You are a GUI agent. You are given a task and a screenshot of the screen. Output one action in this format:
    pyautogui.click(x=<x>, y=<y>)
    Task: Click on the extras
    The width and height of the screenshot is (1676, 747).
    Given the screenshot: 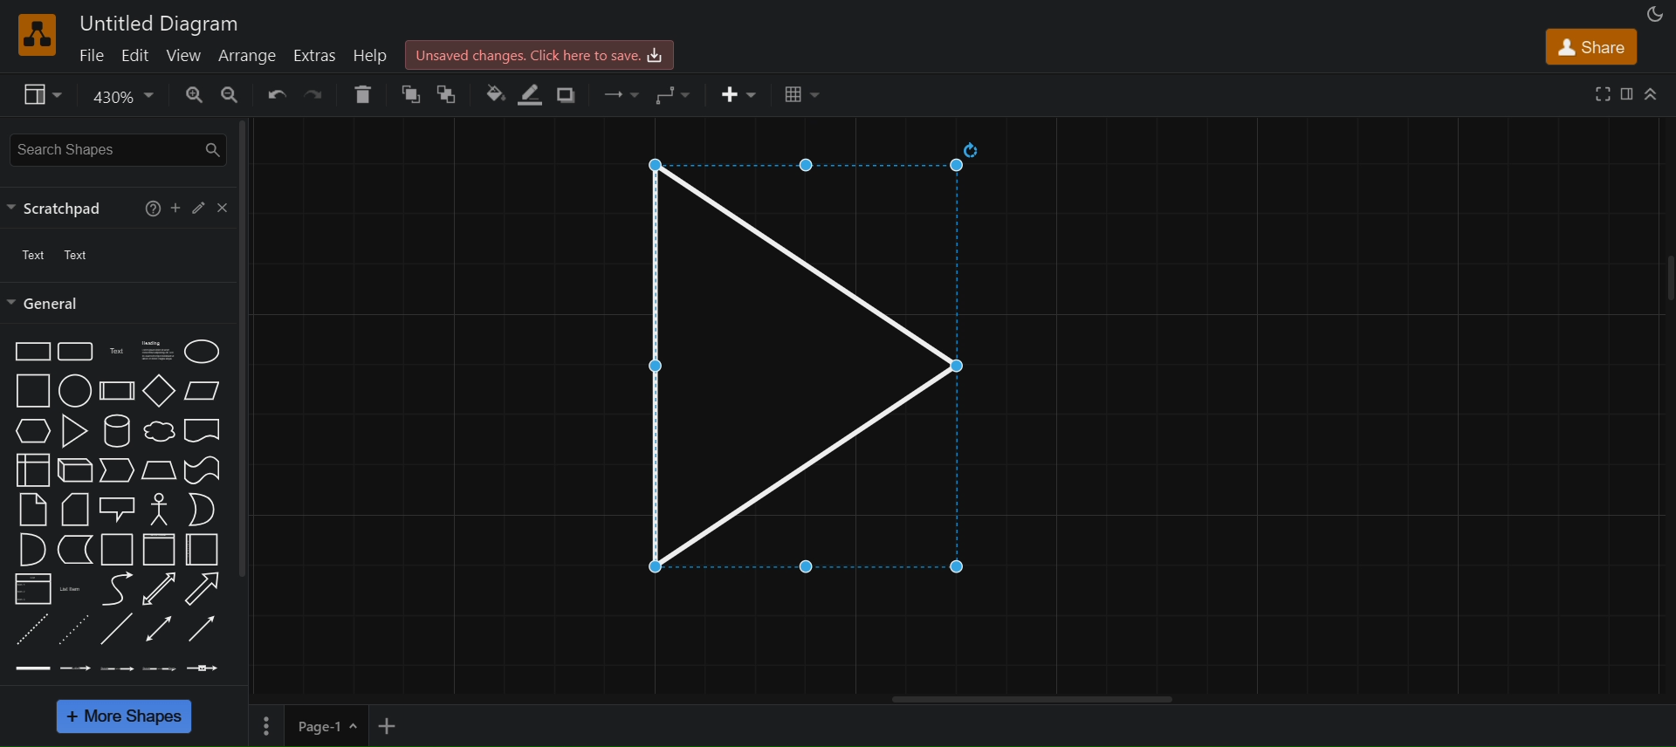 What is the action you would take?
    pyautogui.click(x=316, y=53)
    